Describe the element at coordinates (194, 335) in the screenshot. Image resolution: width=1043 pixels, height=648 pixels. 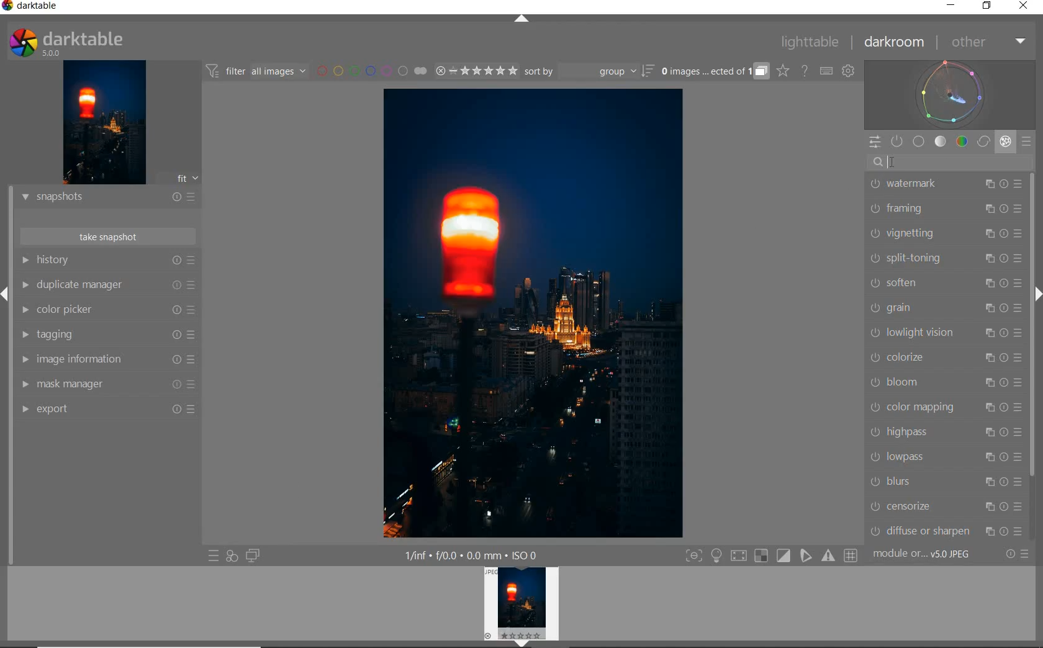
I see `Preset and reset` at that location.